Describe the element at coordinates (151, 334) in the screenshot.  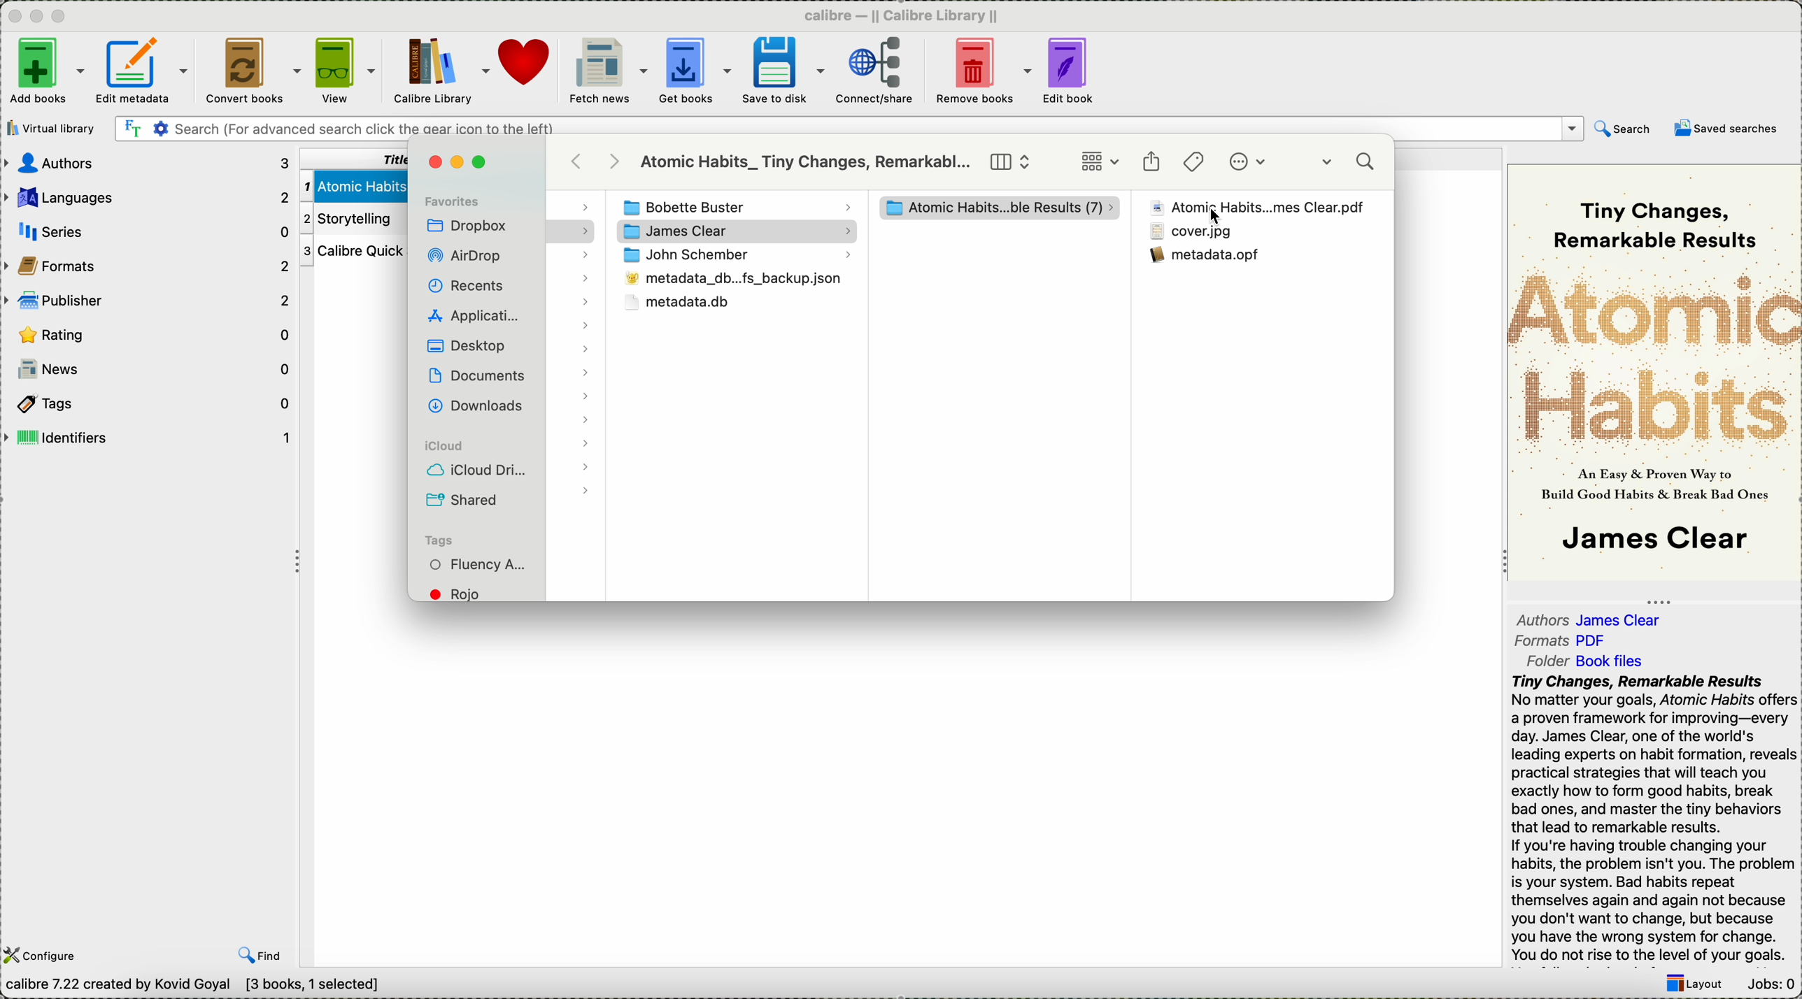
I see `rating` at that location.